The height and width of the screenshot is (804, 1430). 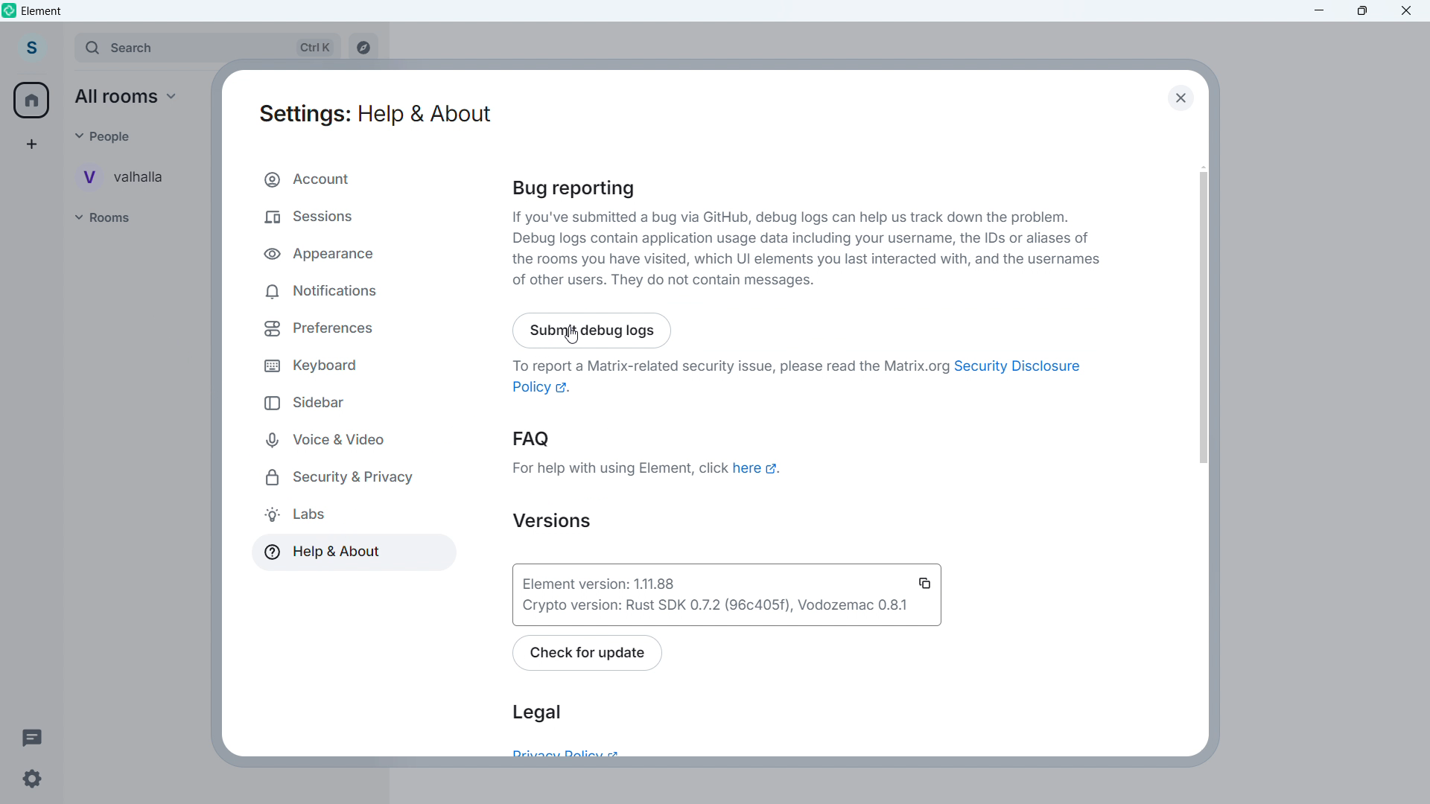 What do you see at coordinates (206, 48) in the screenshot?
I see `search ` at bounding box center [206, 48].